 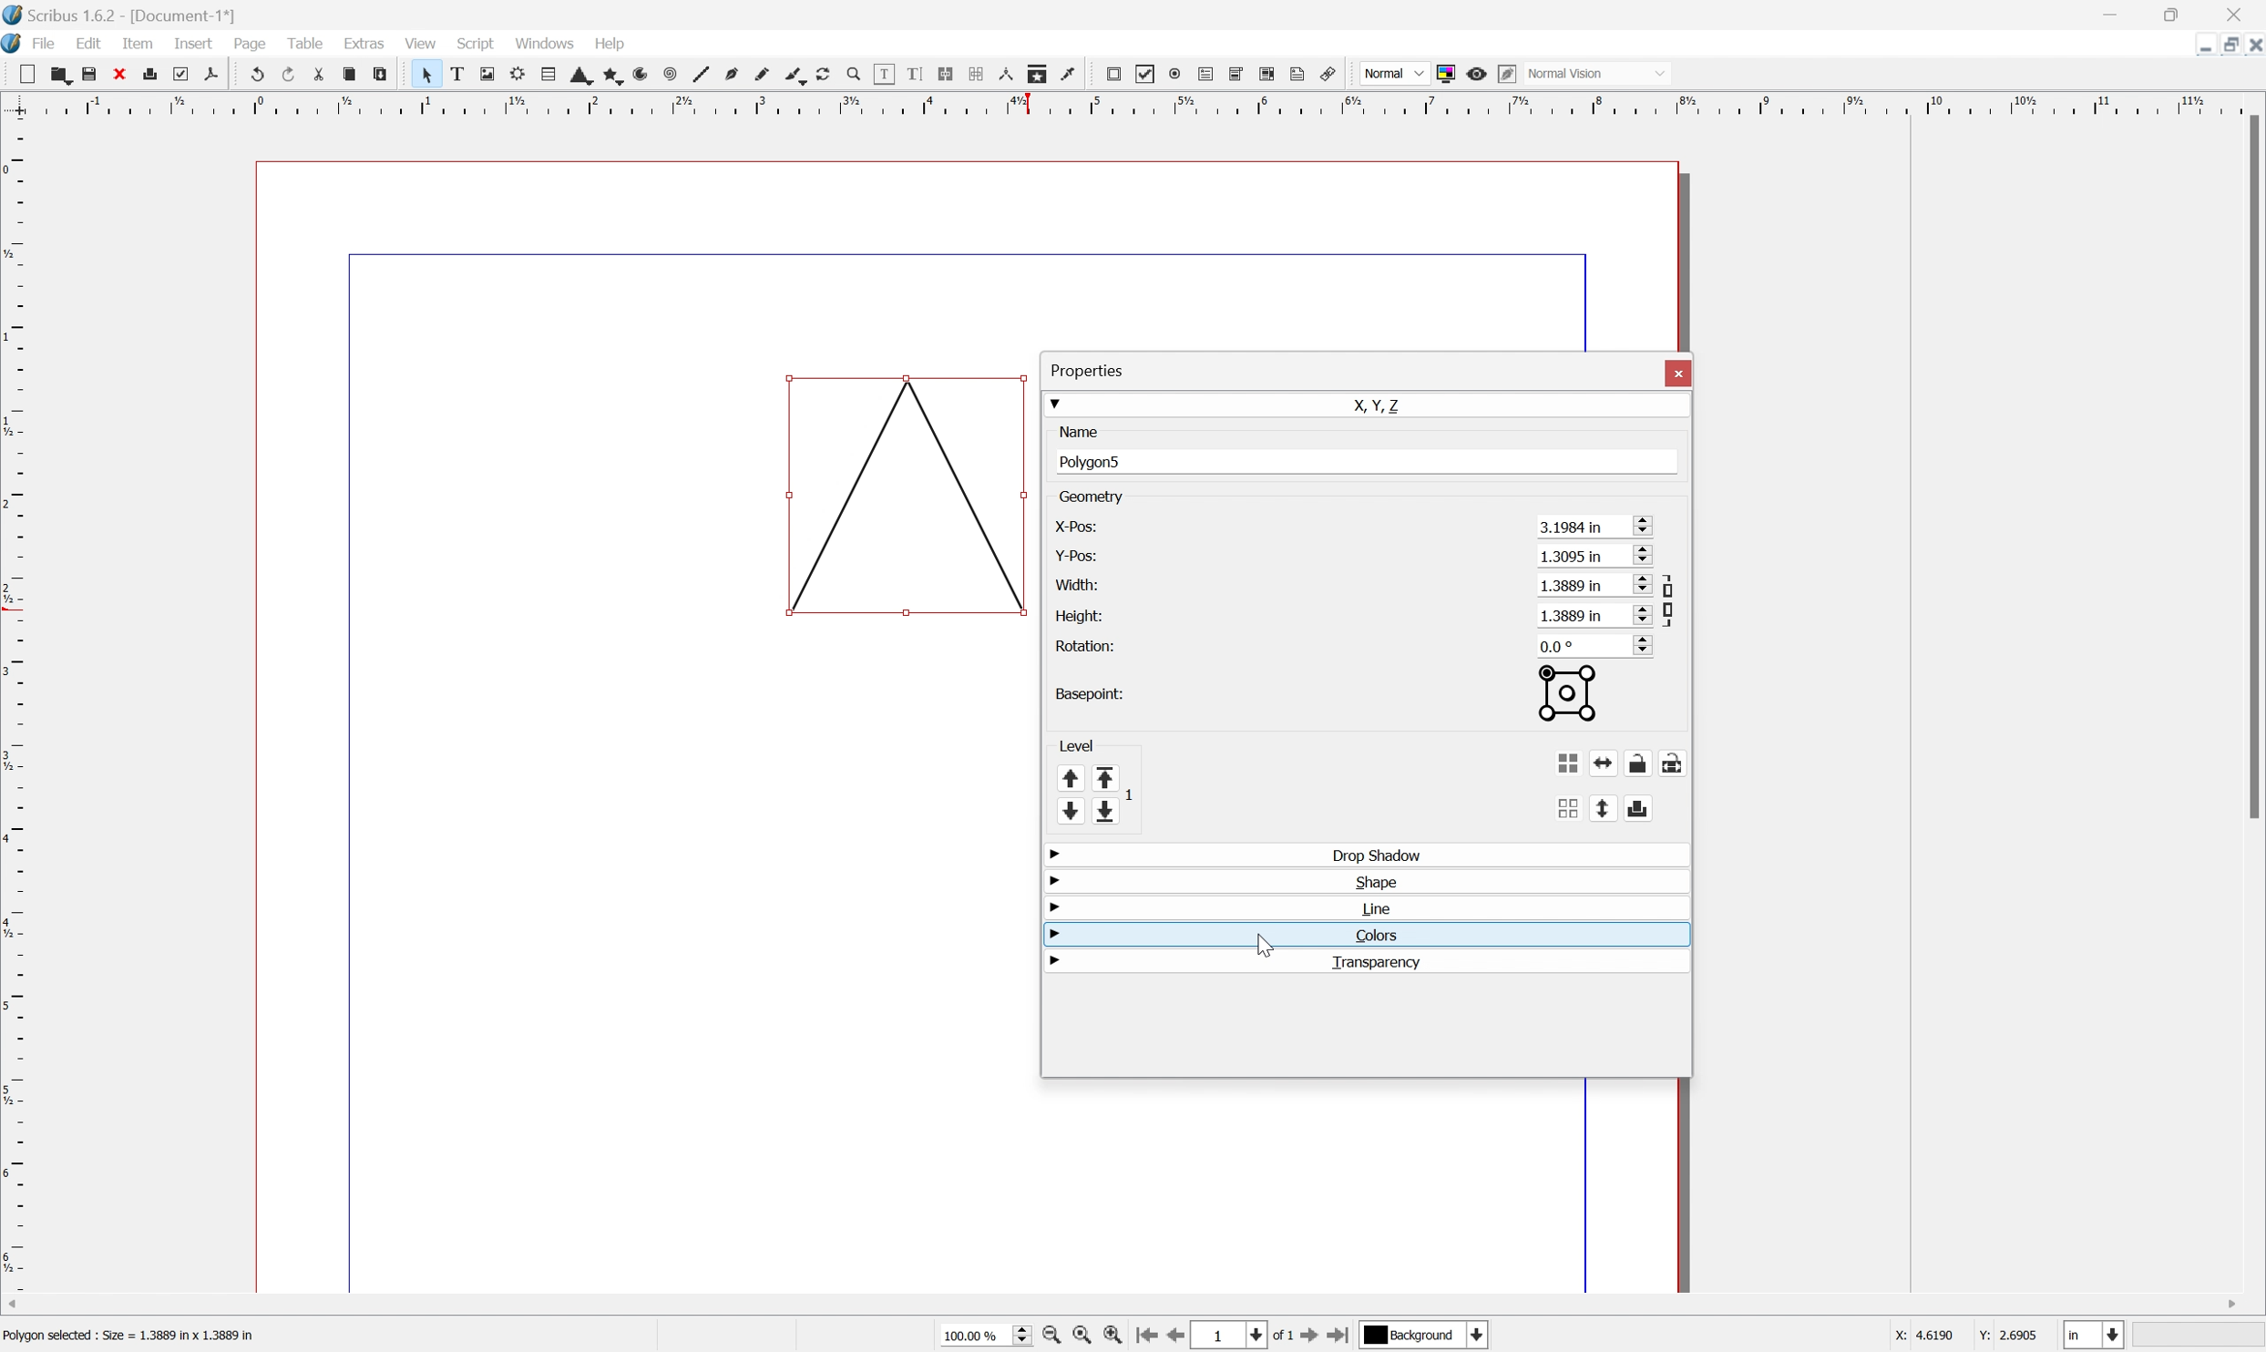 What do you see at coordinates (1088, 370) in the screenshot?
I see `Properties` at bounding box center [1088, 370].